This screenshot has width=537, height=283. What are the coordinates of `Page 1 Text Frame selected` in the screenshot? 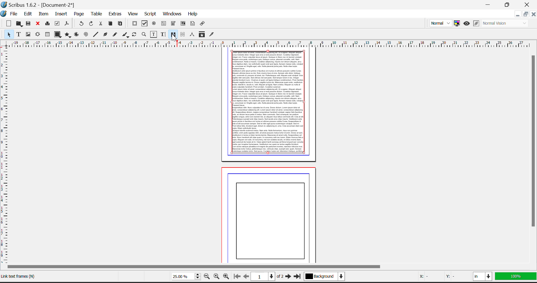 It's located at (269, 102).